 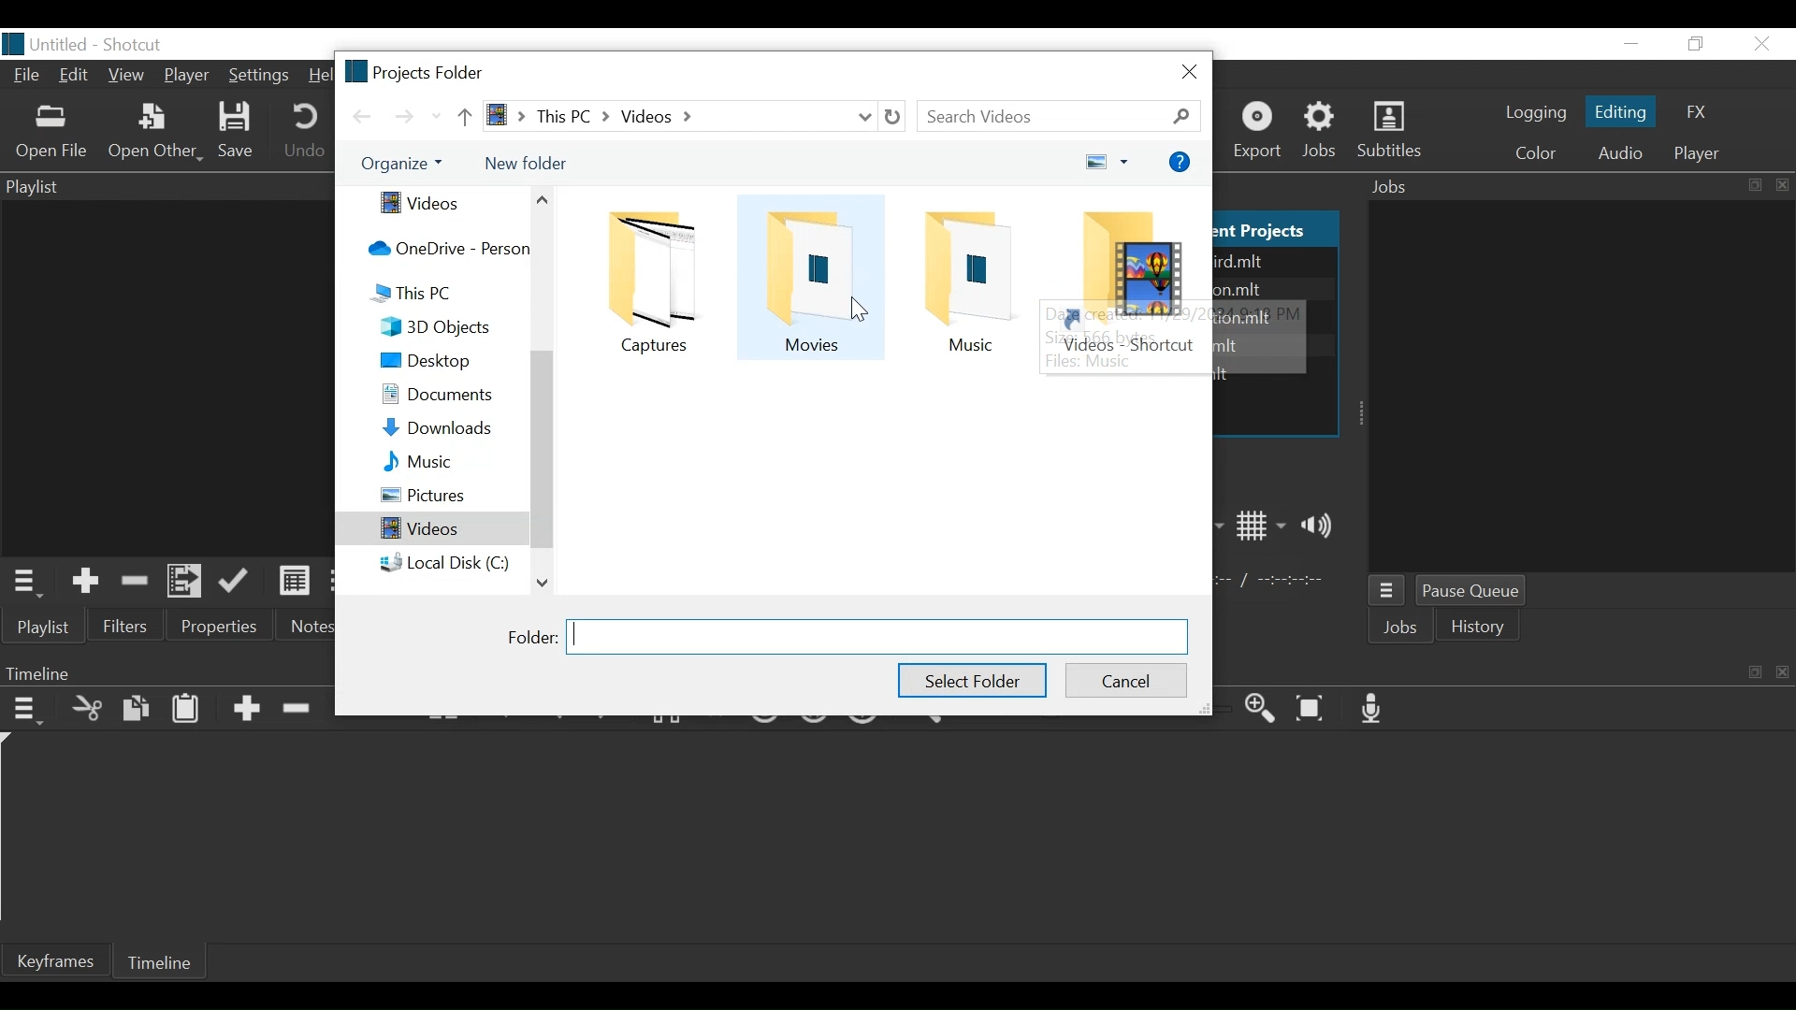 I want to click on Save, so click(x=238, y=132).